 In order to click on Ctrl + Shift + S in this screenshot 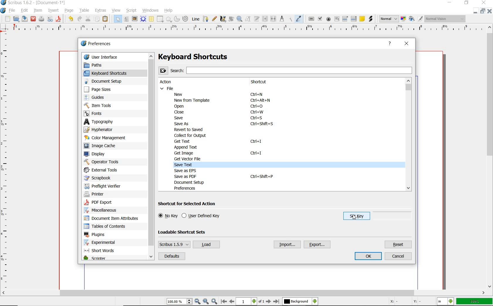, I will do `click(263, 124)`.